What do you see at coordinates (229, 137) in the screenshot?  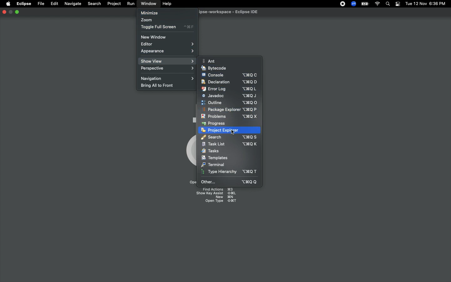 I see `Search` at bounding box center [229, 137].